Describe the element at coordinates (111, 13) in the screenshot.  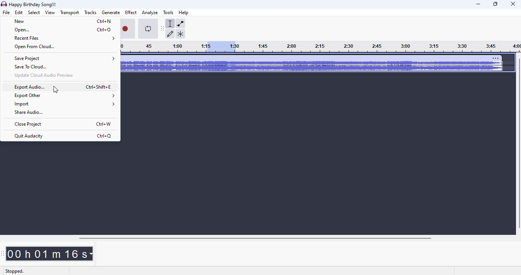
I see `generate` at that location.